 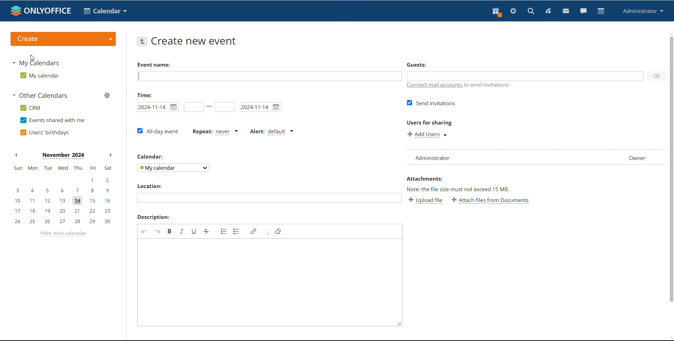 What do you see at coordinates (62, 168) in the screenshot?
I see `sun, mon, tue, wed, thu, fri, sat` at bounding box center [62, 168].